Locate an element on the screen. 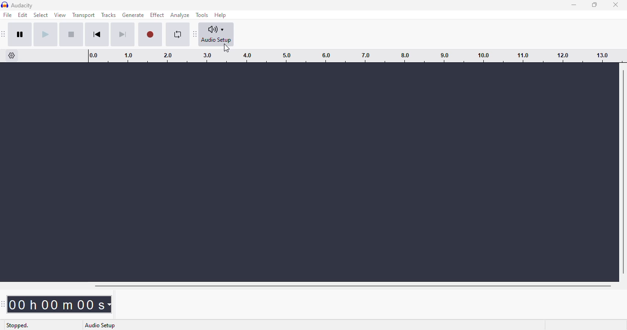 This screenshot has height=330, width=627. logo is located at coordinates (5, 5).